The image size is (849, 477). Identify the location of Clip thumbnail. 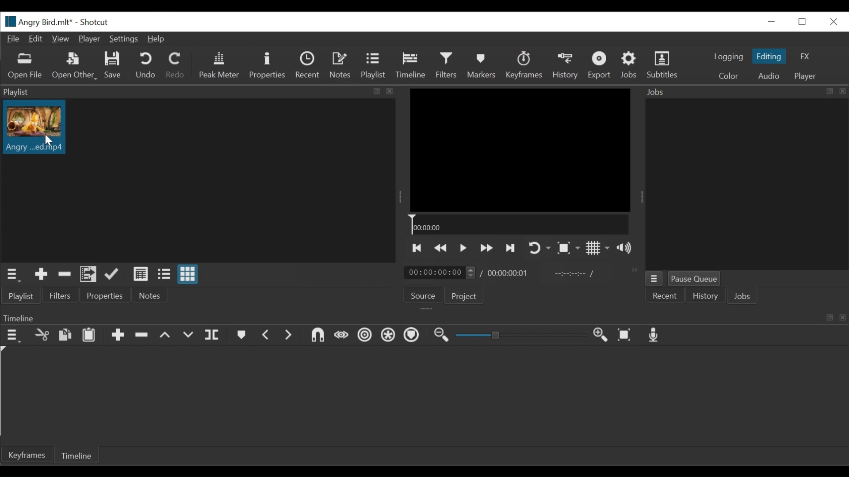
(33, 127).